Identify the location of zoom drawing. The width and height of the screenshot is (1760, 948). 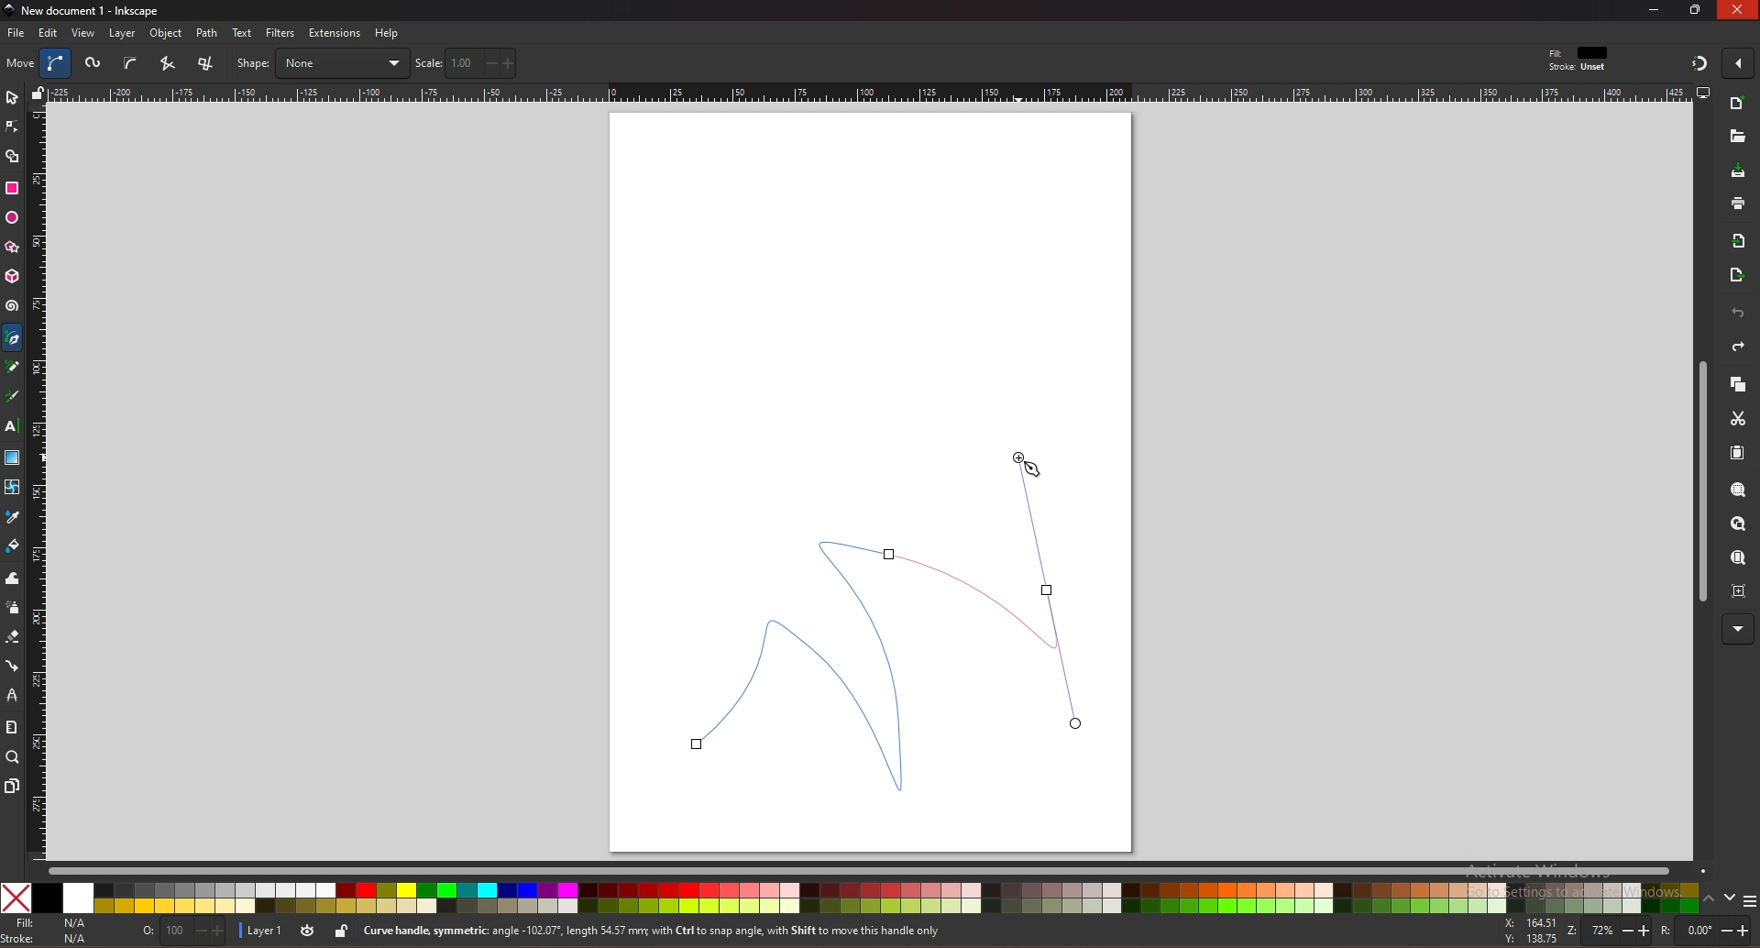
(1737, 524).